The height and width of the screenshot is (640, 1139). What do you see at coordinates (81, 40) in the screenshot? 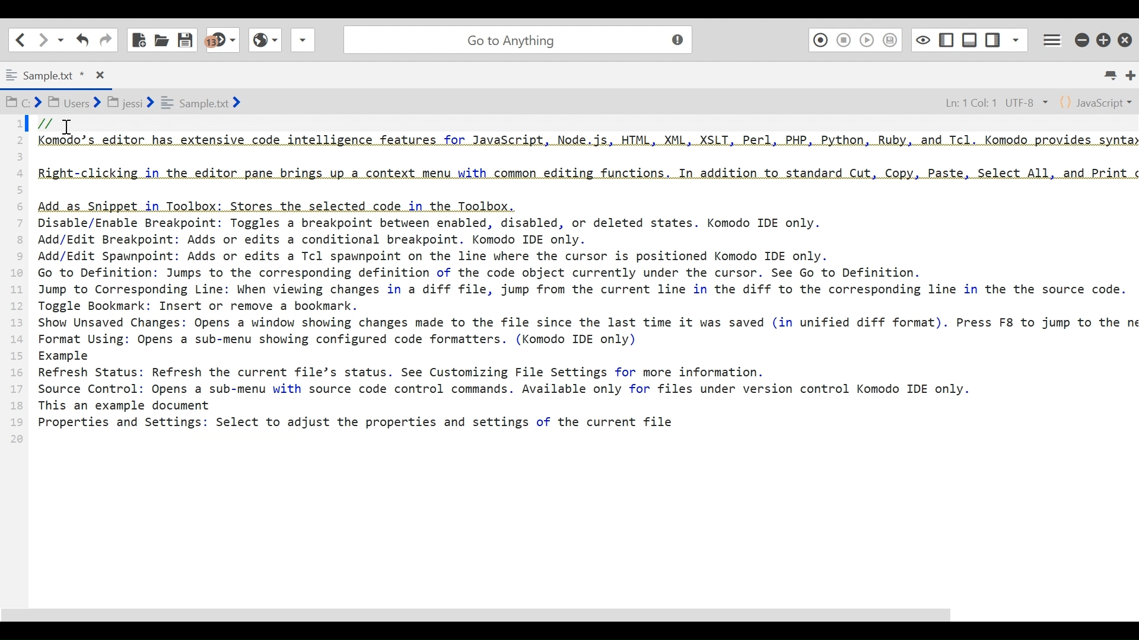
I see `Undo` at bounding box center [81, 40].